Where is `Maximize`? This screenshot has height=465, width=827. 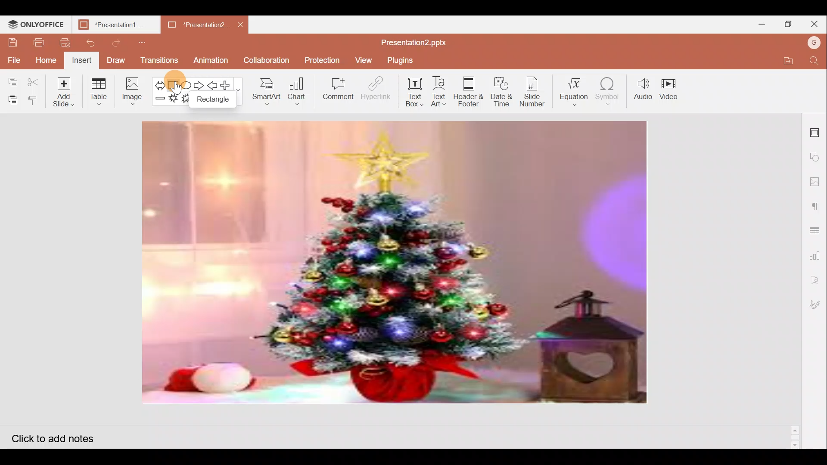 Maximize is located at coordinates (787, 23).